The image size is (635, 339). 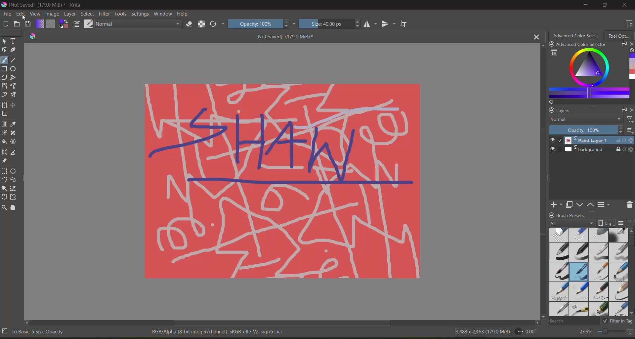 I want to click on opacity: 100%, so click(x=262, y=24).